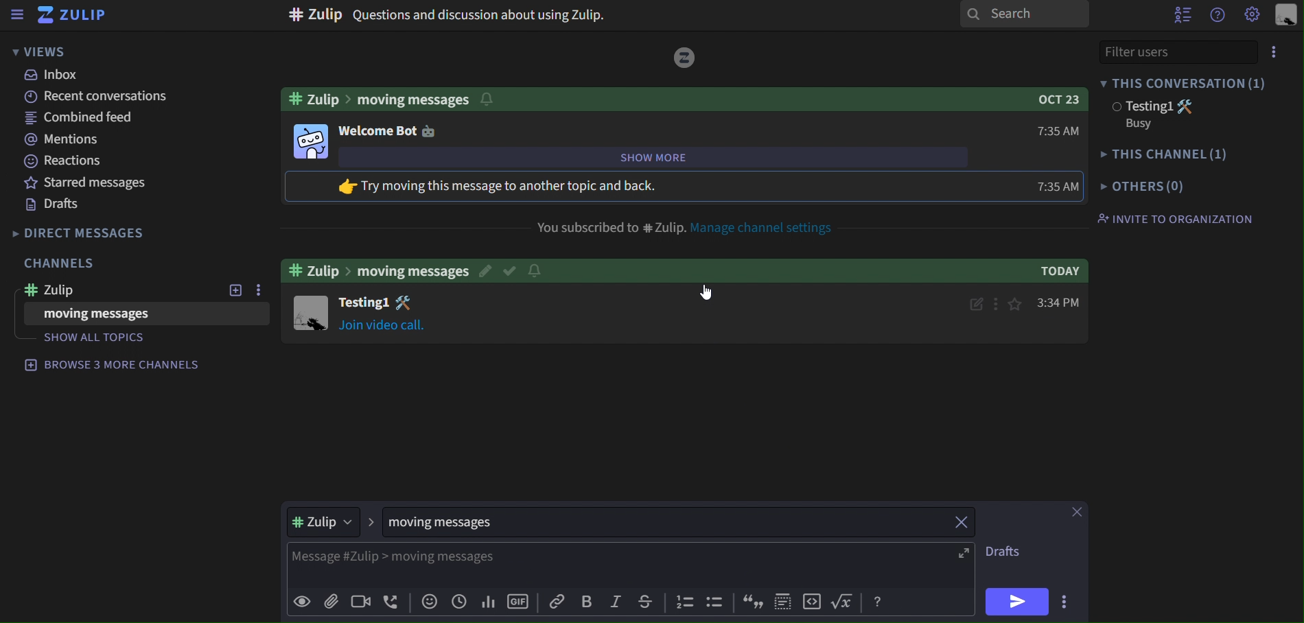  Describe the element at coordinates (1170, 115) in the screenshot. I see `testing1 Busy` at that location.